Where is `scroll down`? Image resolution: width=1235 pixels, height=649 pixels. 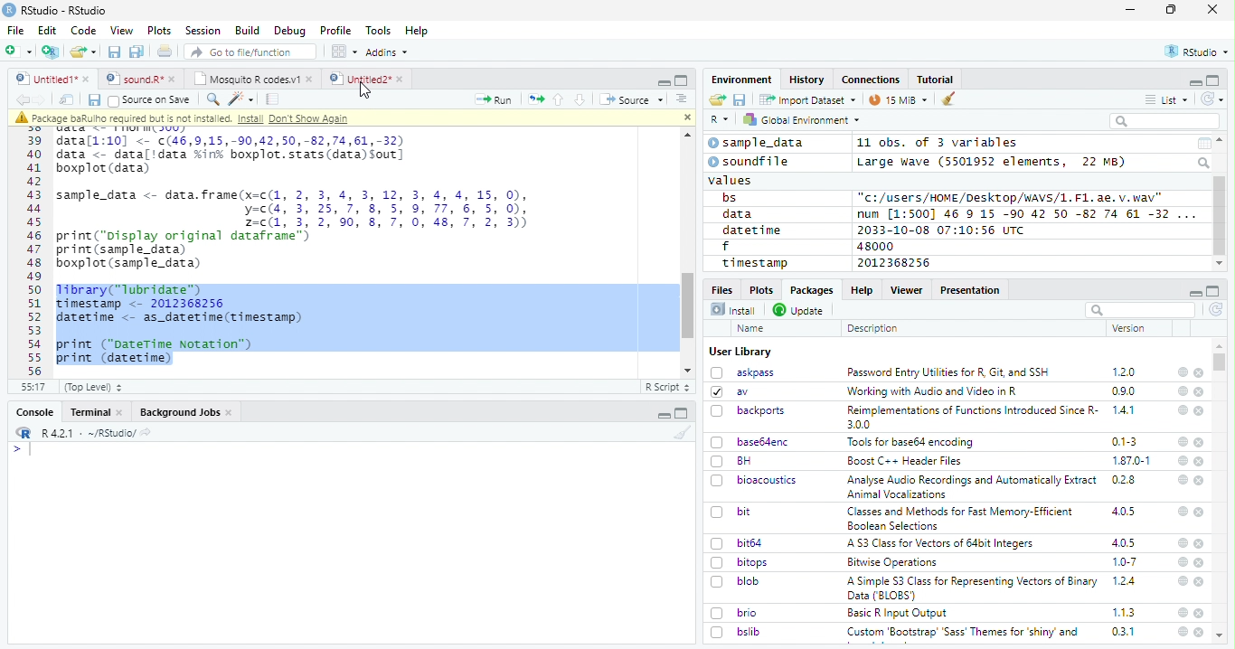 scroll down is located at coordinates (689, 371).